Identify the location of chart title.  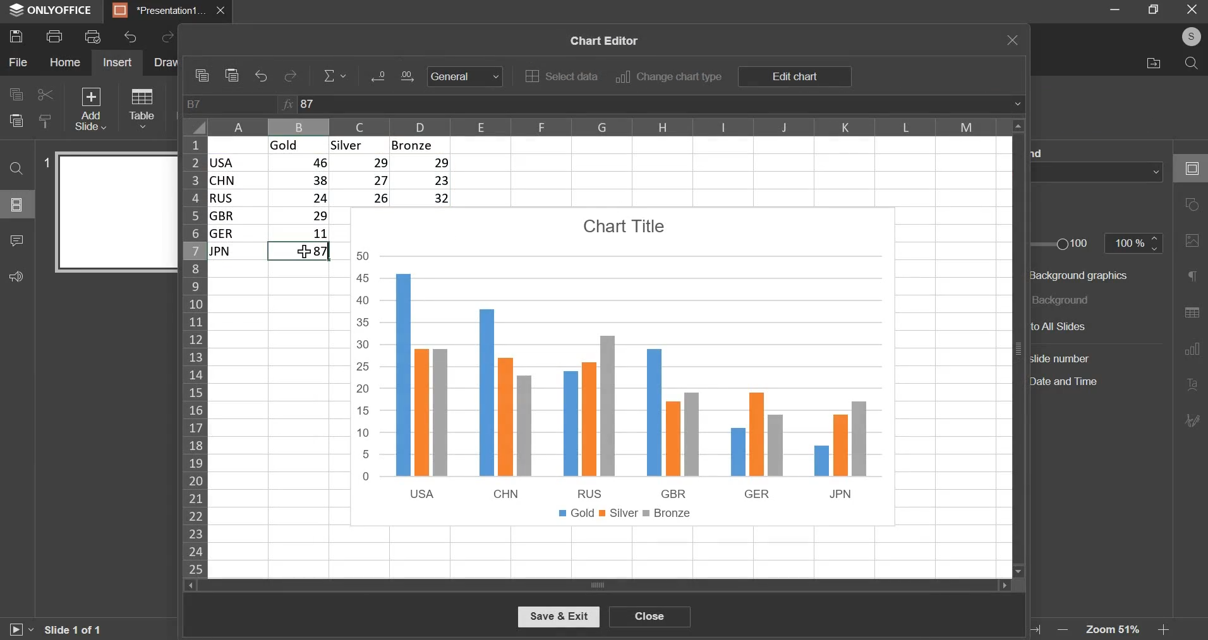
(622, 225).